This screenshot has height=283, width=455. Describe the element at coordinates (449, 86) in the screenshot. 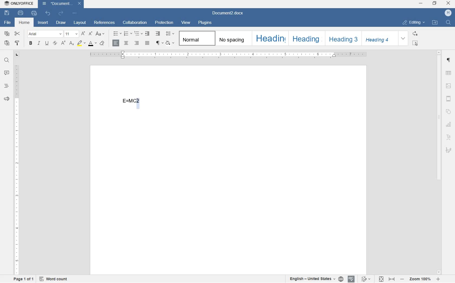

I see `image` at that location.